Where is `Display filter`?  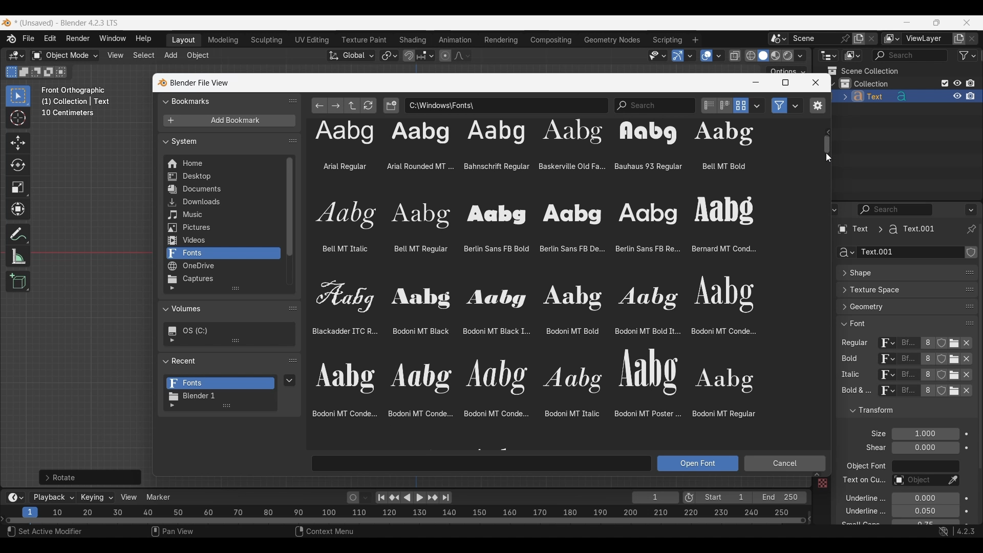 Display filter is located at coordinates (895, 209).